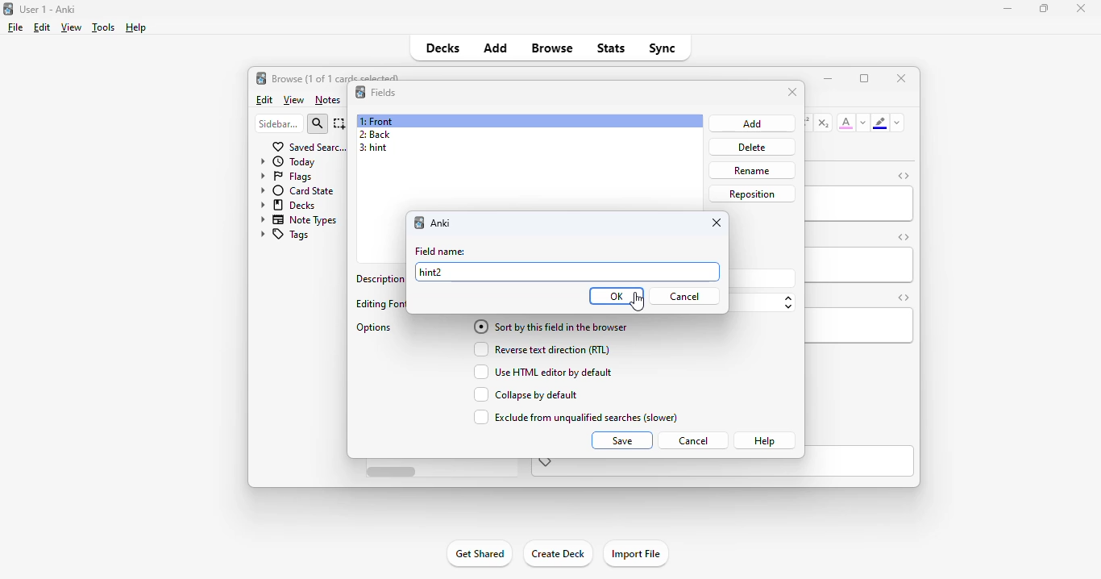  Describe the element at coordinates (846, 122) in the screenshot. I see `text color` at that location.